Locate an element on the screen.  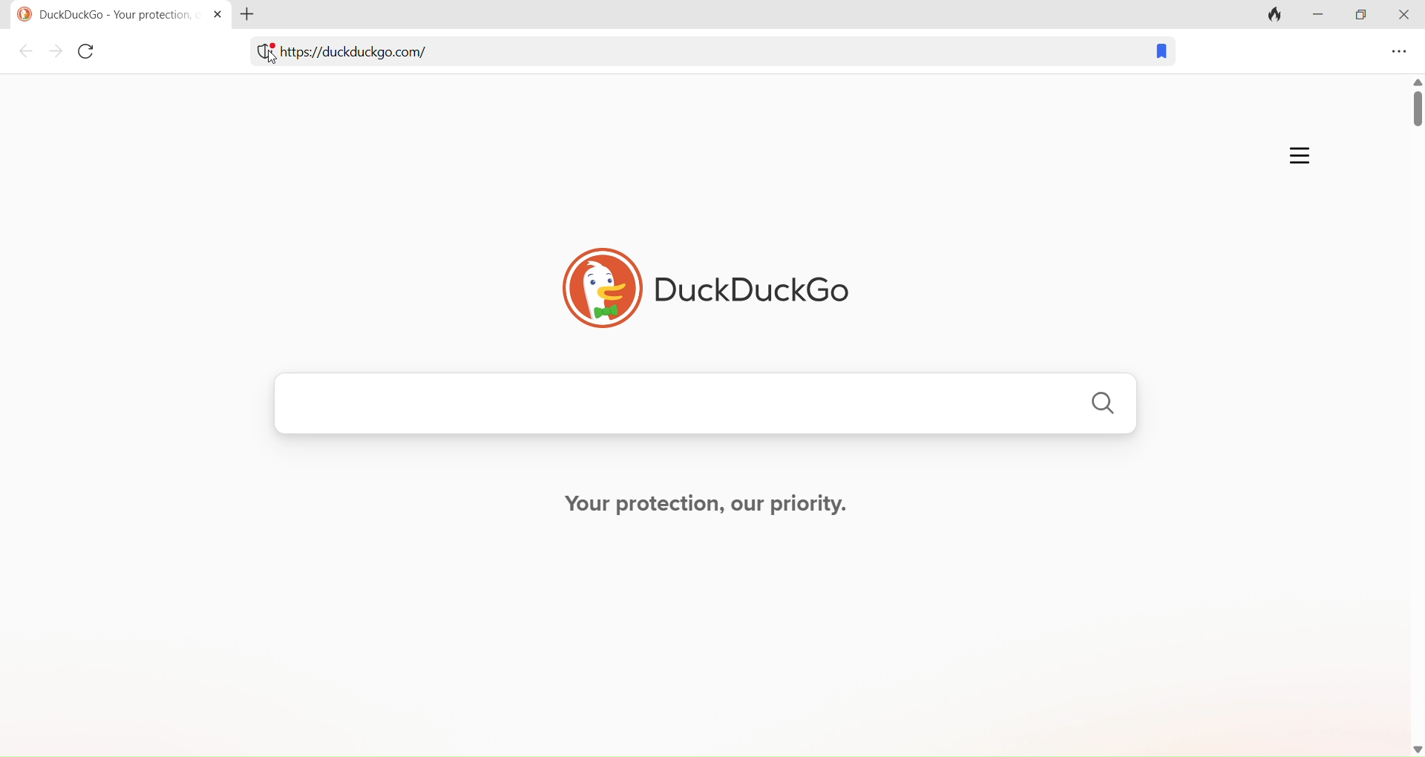
close tab is located at coordinates (214, 13).